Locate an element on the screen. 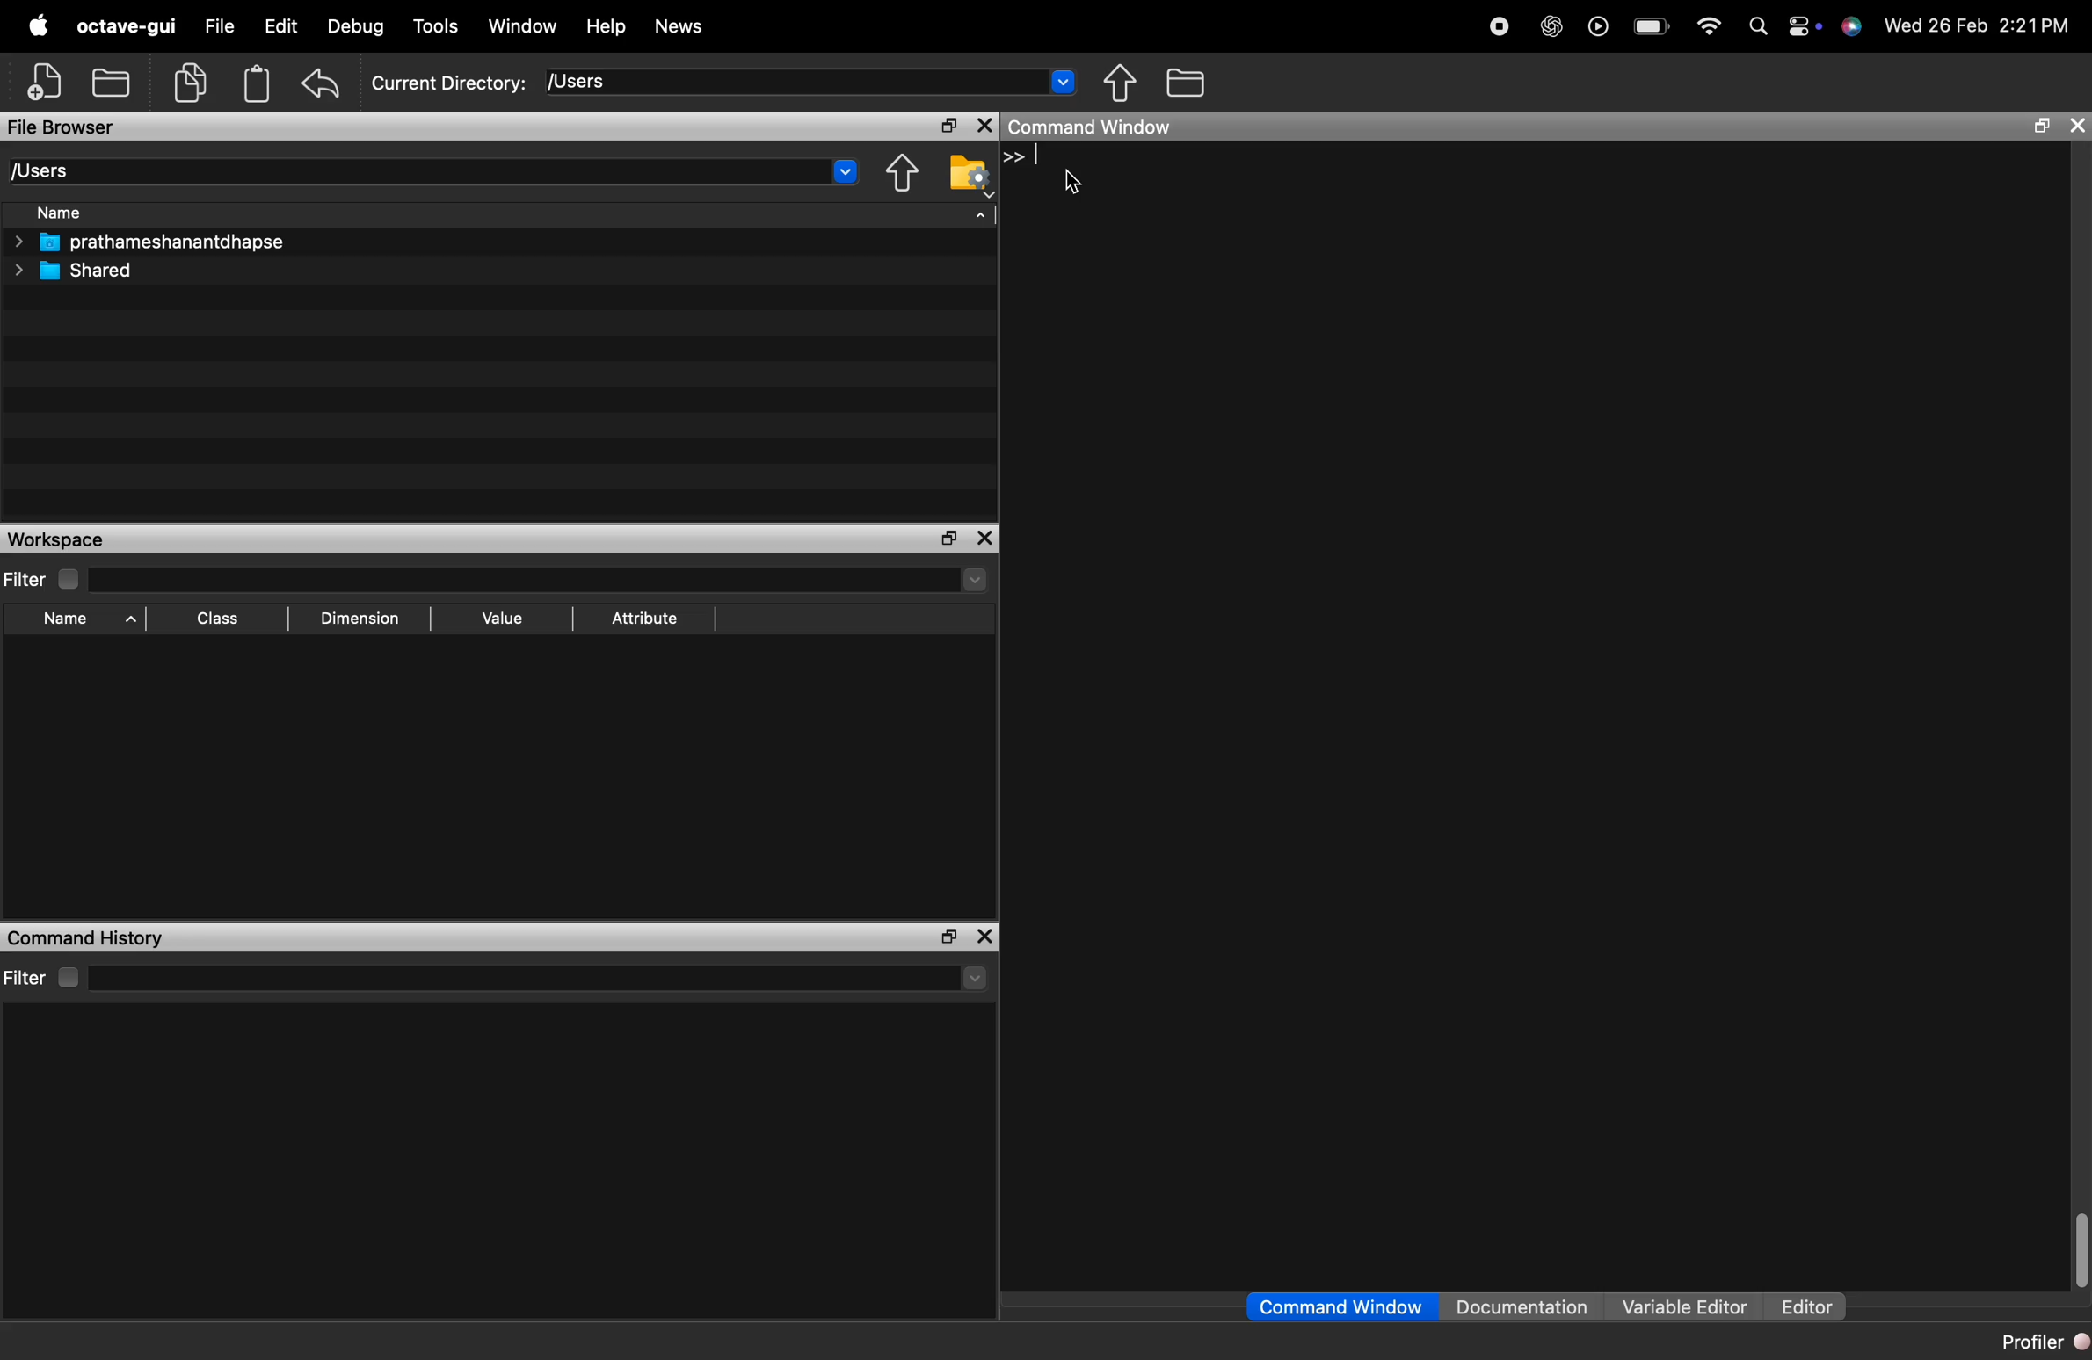 This screenshot has height=1360, width=2092. Dimension is located at coordinates (364, 619).